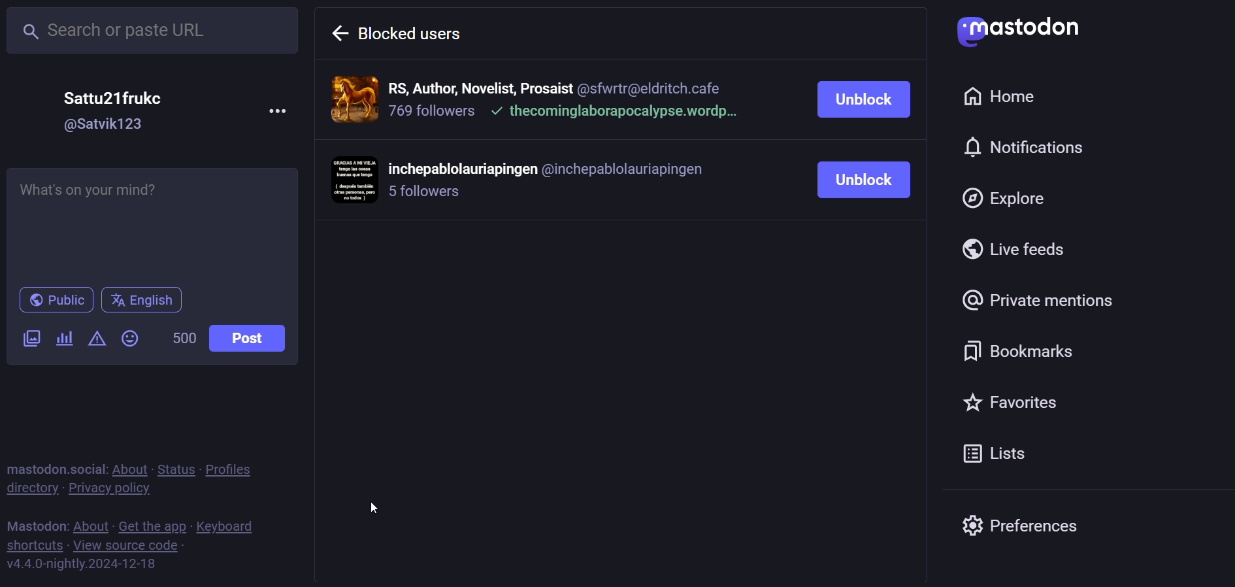  I want to click on mastodon, so click(1015, 32).